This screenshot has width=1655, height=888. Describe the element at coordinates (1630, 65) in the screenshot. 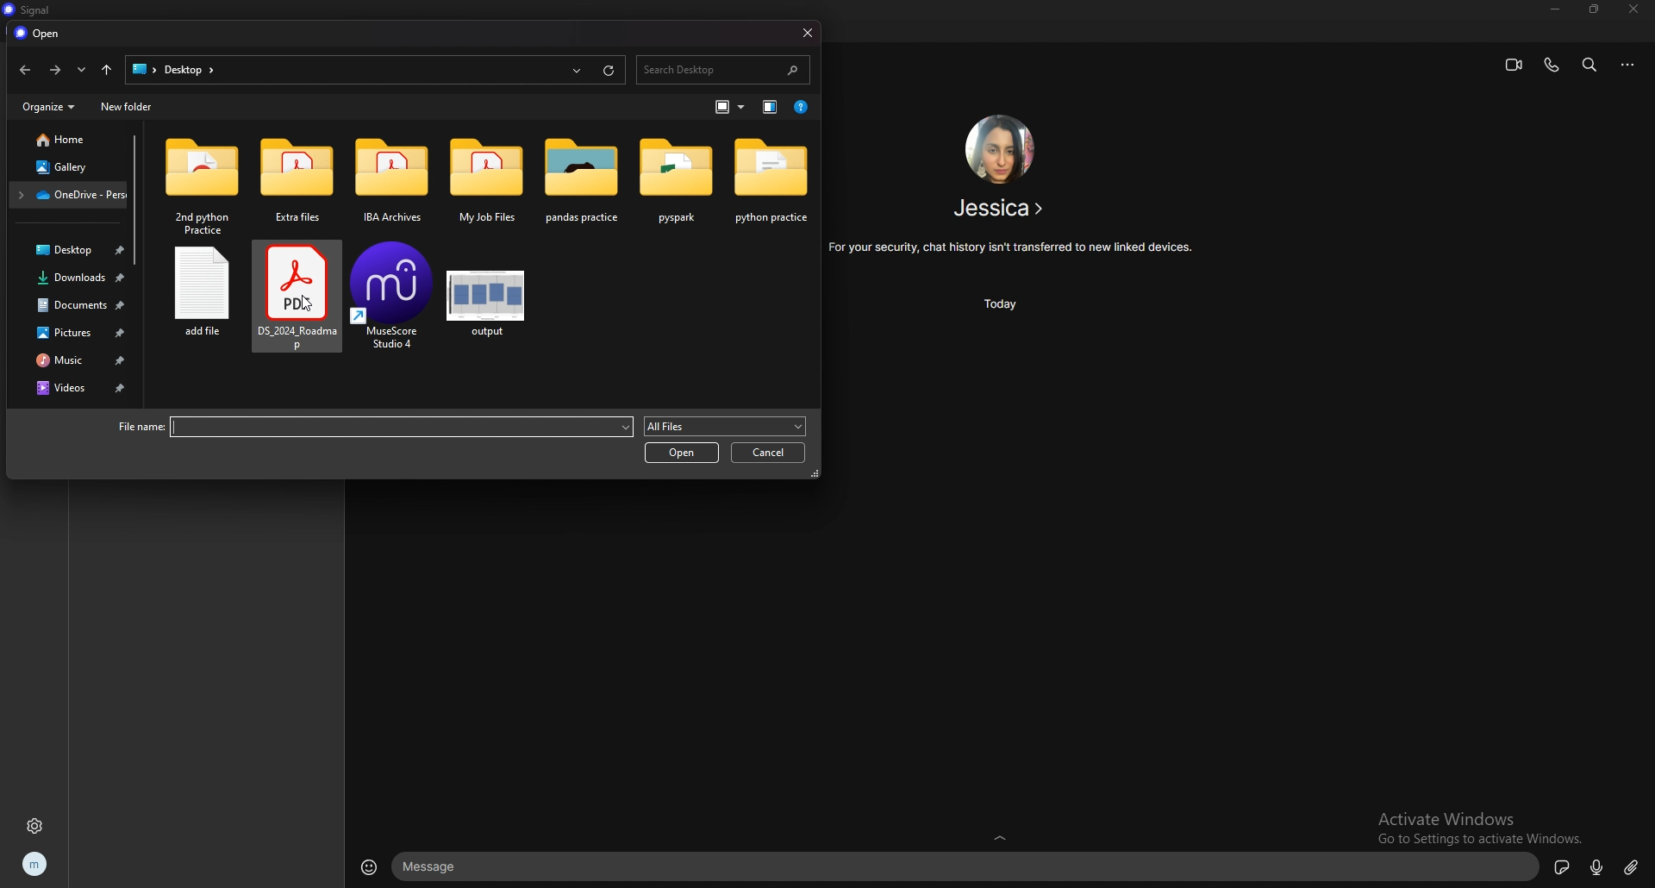

I see `options` at that location.